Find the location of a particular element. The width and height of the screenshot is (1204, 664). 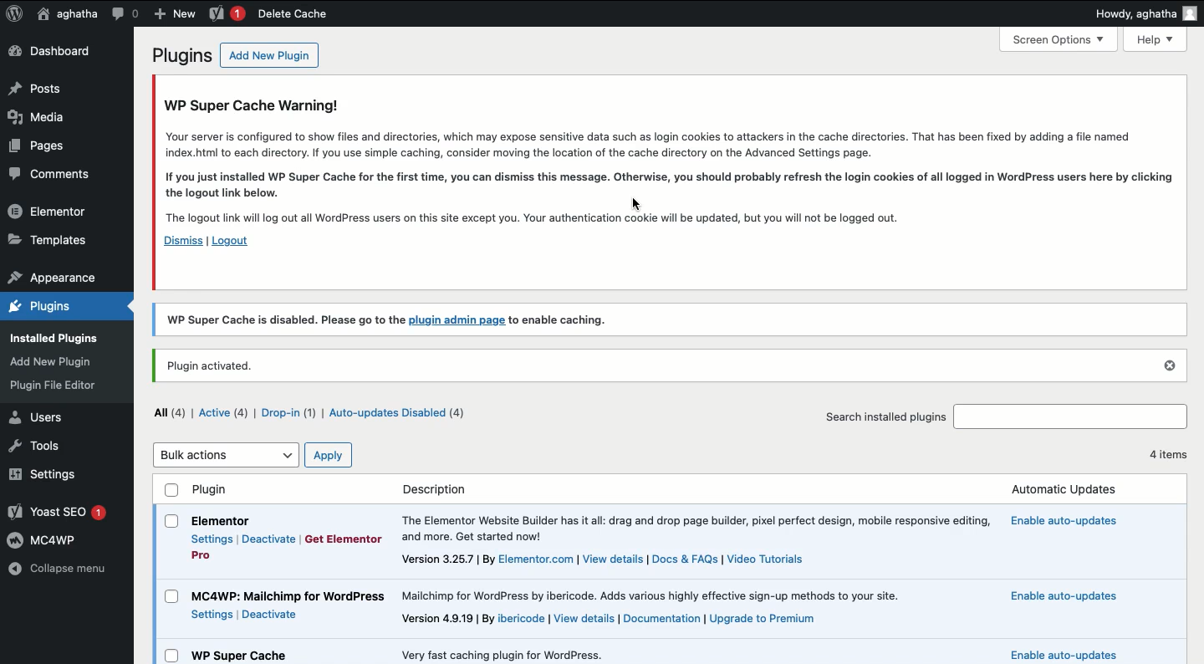

Automatic updates is located at coordinates (1069, 492).